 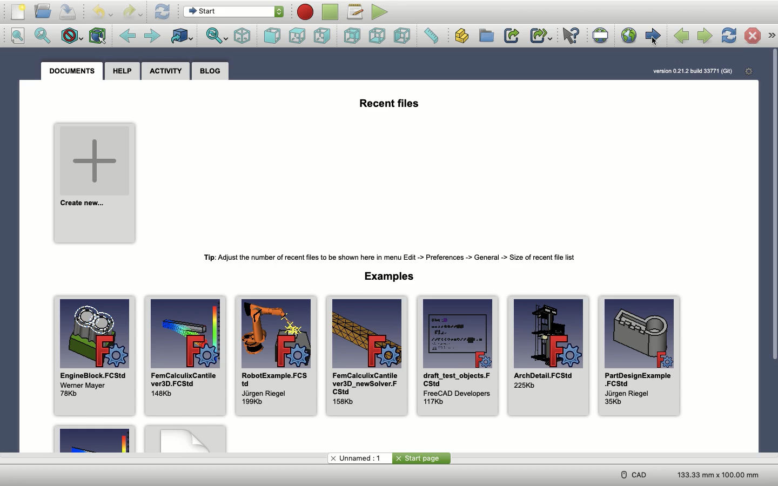 What do you see at coordinates (93, 439) in the screenshot?
I see `Example` at bounding box center [93, 439].